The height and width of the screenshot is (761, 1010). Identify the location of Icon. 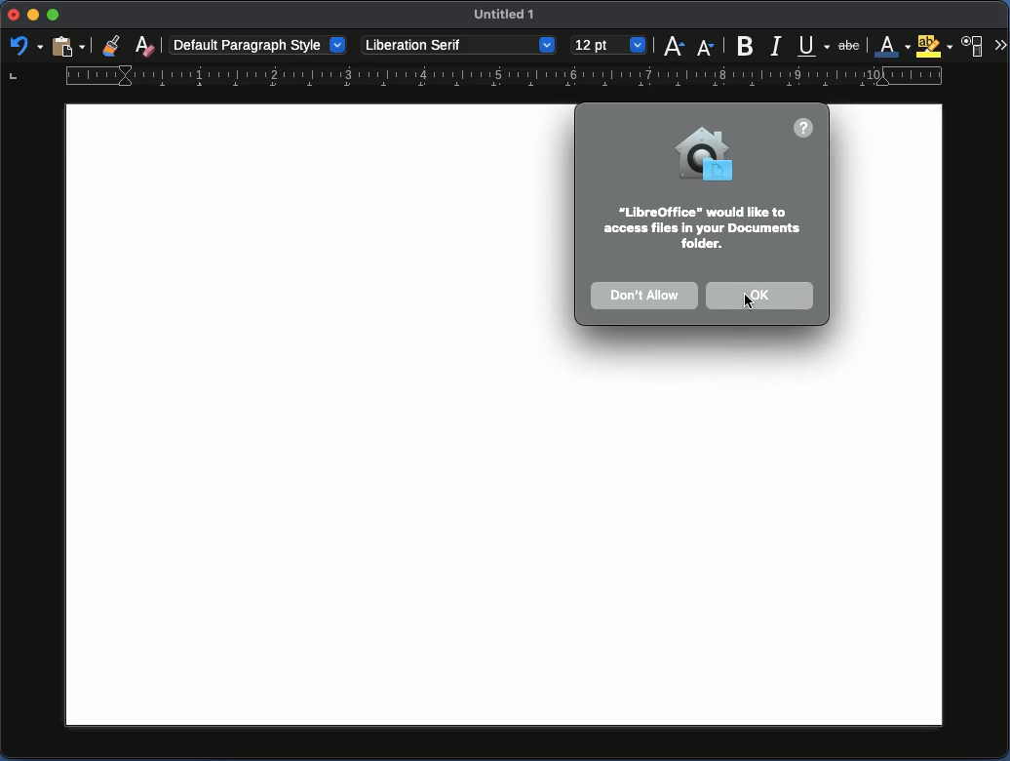
(707, 153).